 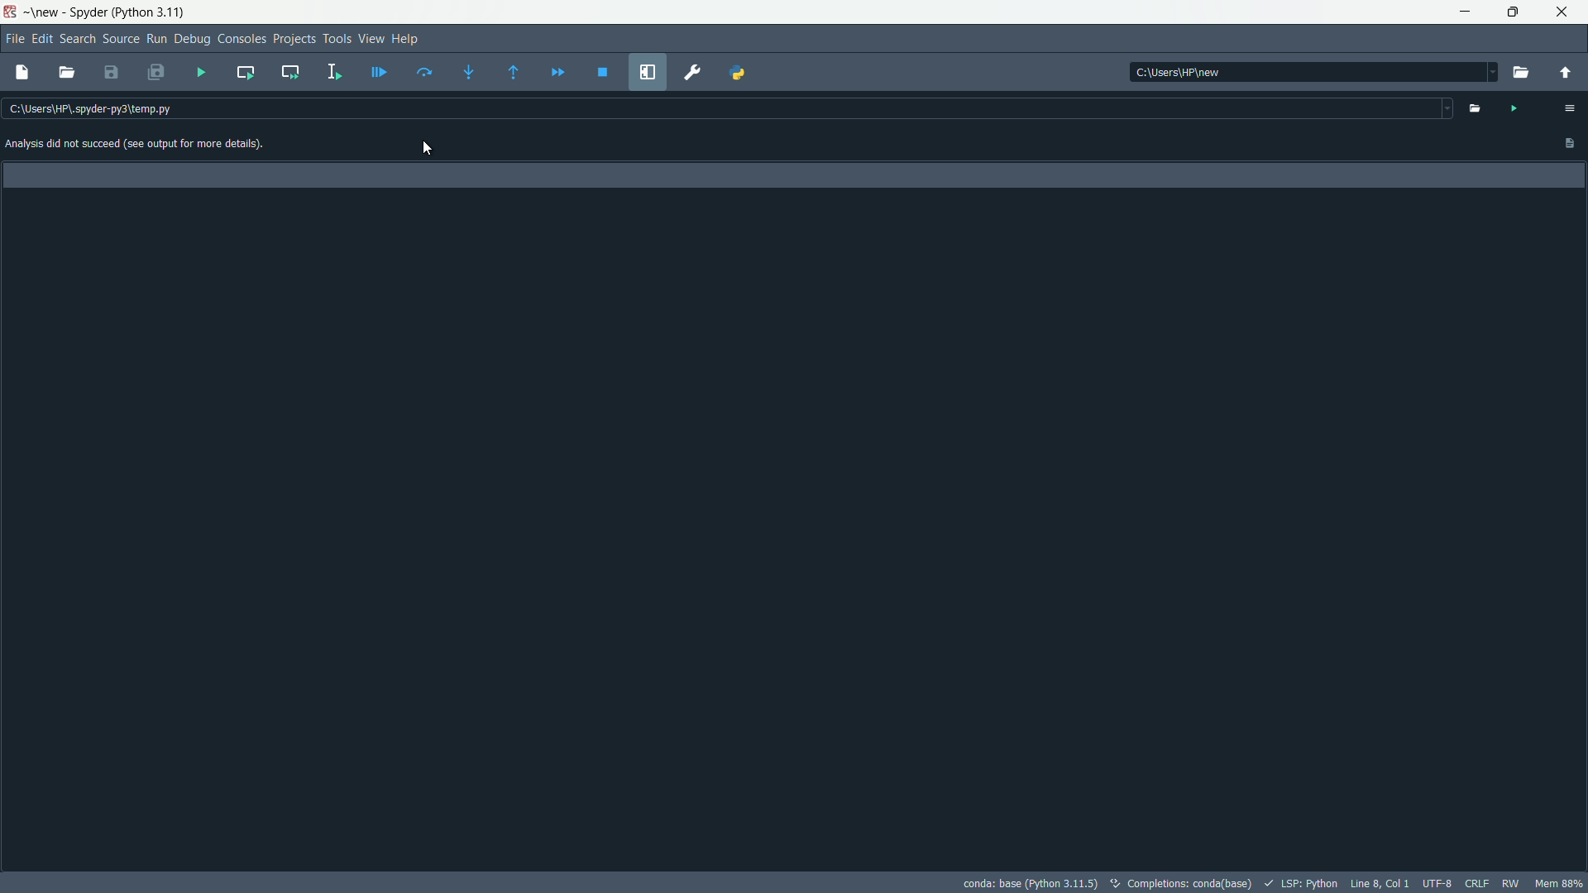 What do you see at coordinates (1300, 882) in the screenshot?
I see `LSP:Python` at bounding box center [1300, 882].